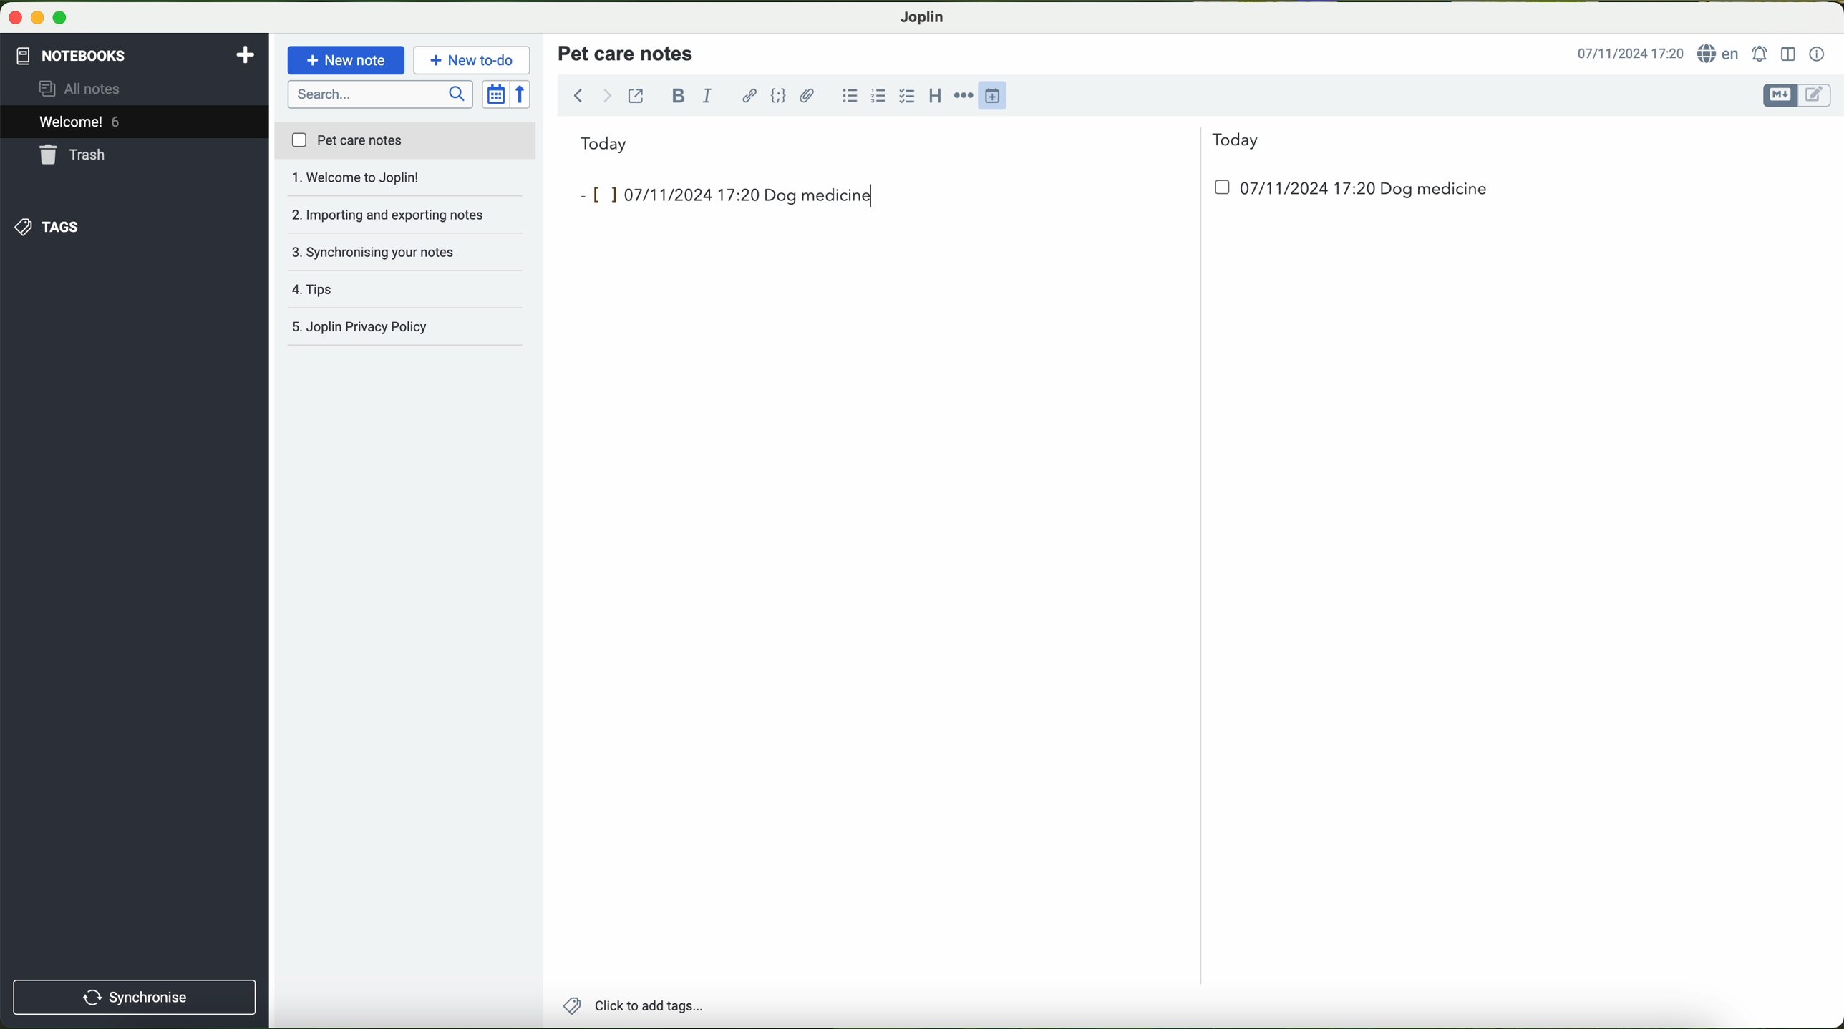 The image size is (1844, 1029). Describe the element at coordinates (407, 290) in the screenshot. I see `Joplin privacy policy` at that location.